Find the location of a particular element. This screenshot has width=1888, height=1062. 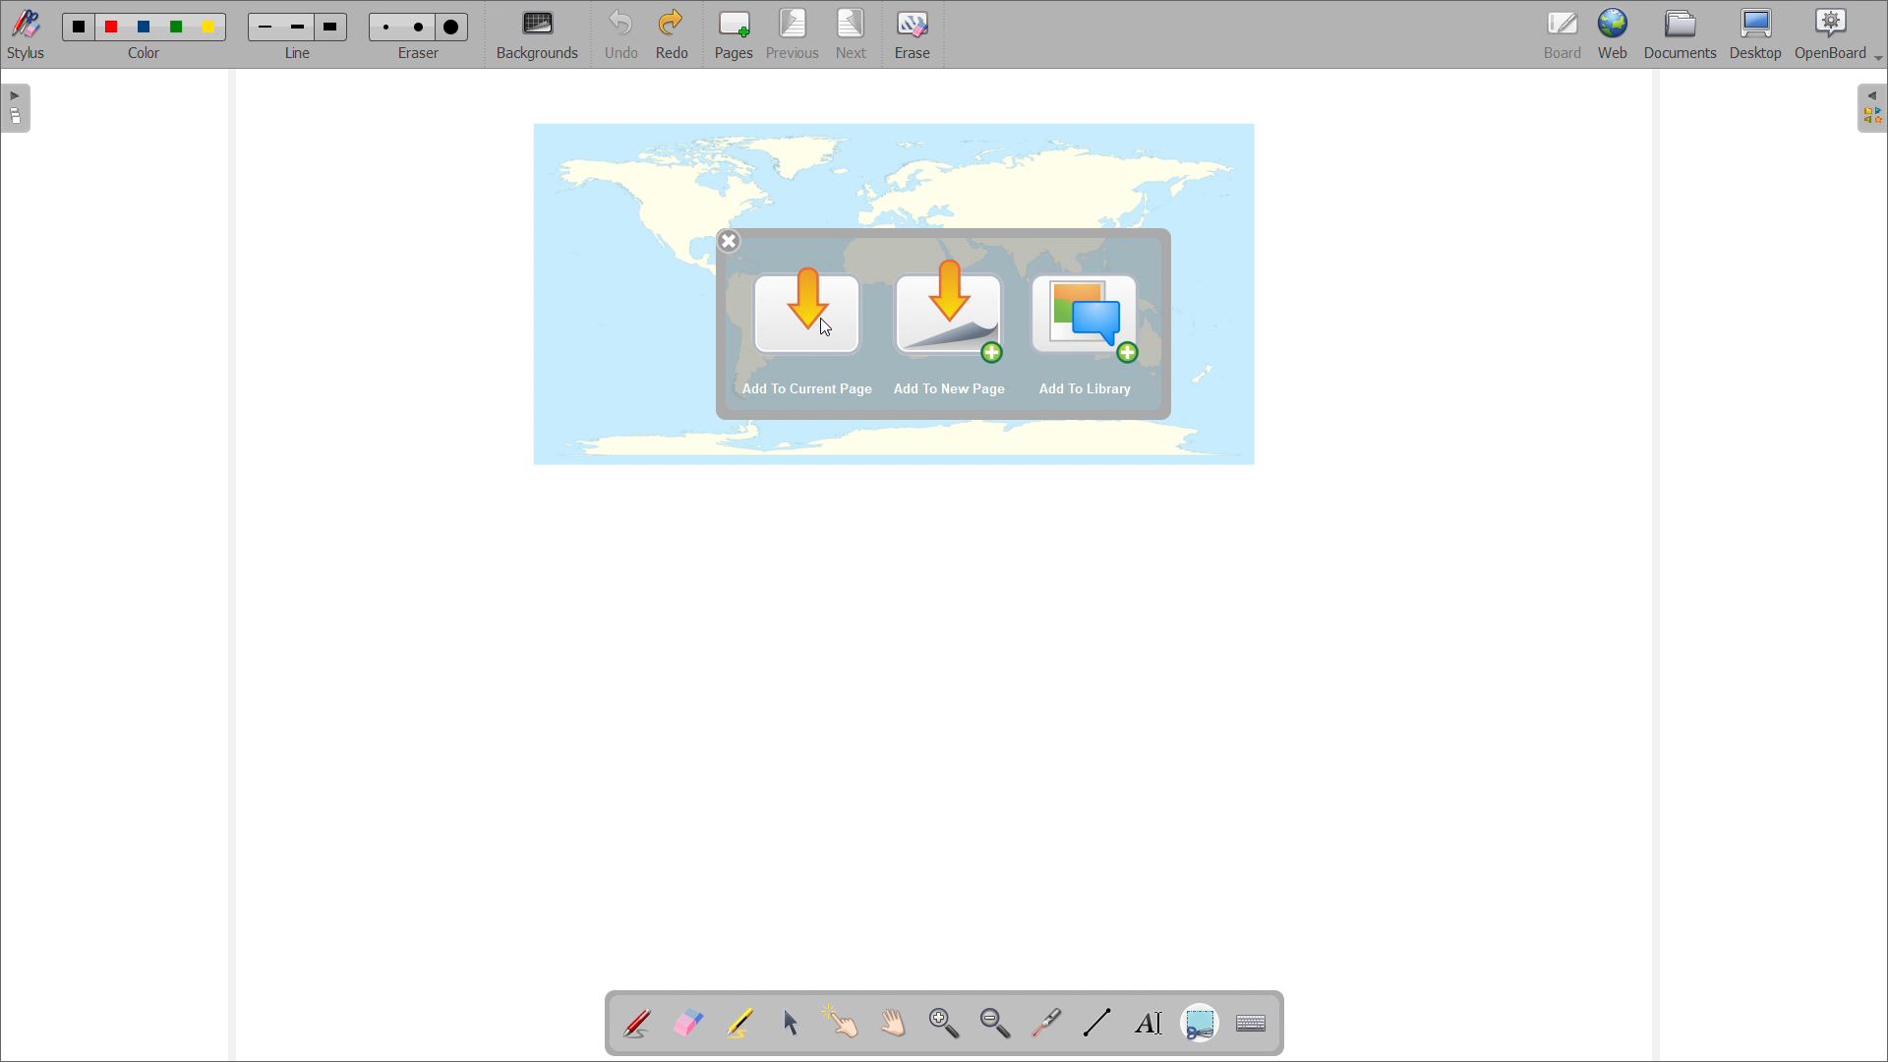

redo is located at coordinates (672, 33).